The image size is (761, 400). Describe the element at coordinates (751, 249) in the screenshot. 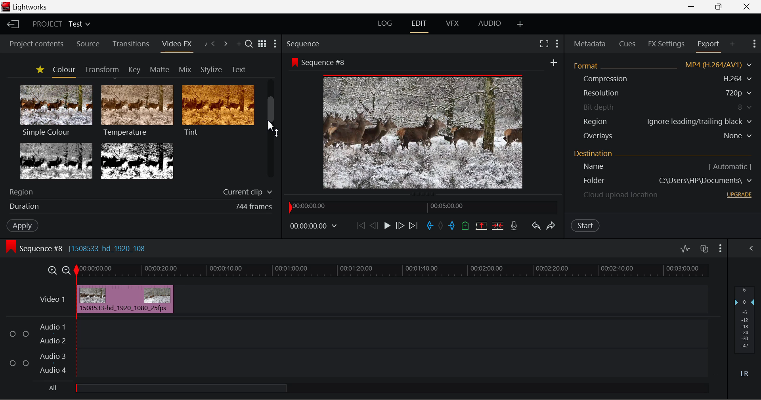

I see `Show Settings` at that location.